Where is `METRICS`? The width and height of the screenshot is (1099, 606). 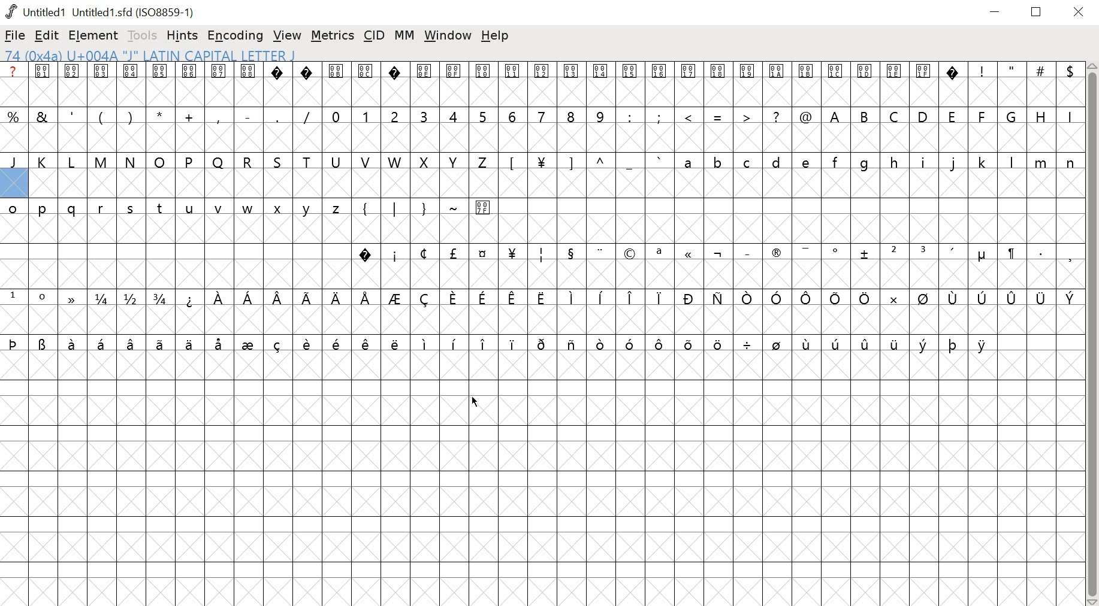
METRICS is located at coordinates (332, 37).